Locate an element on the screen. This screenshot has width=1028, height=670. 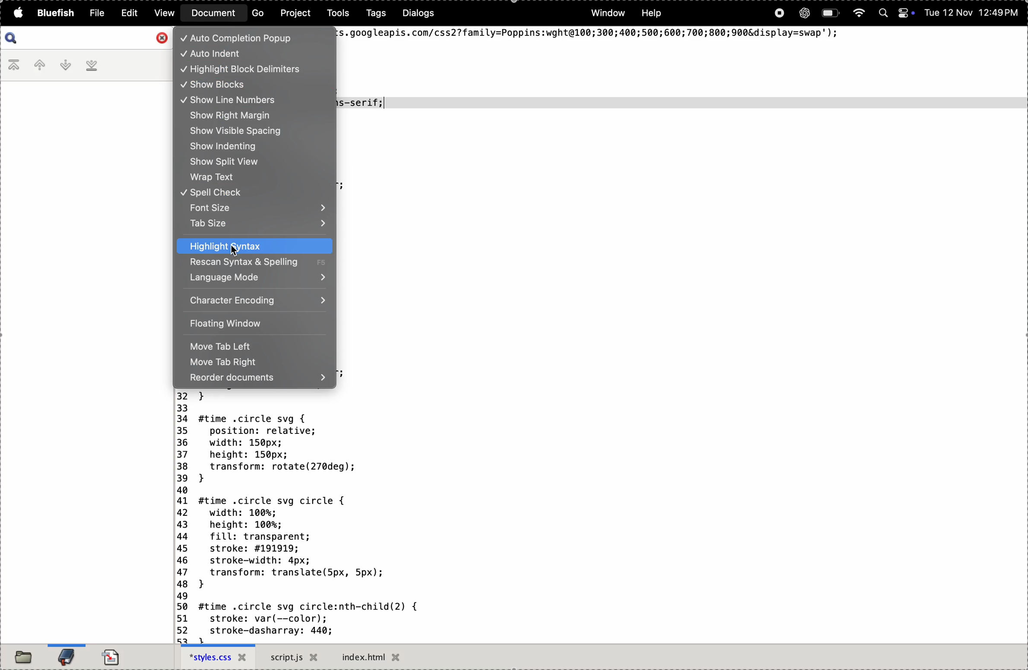
edit is located at coordinates (130, 13).